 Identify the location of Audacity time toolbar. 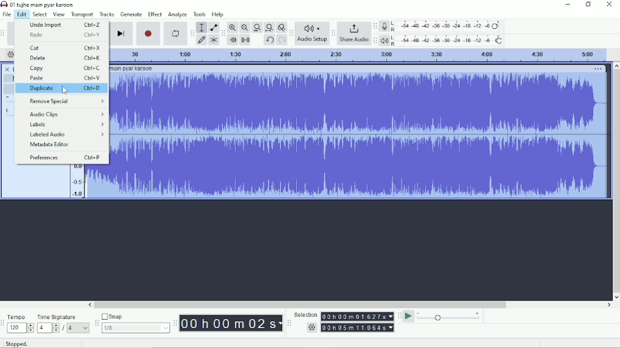
(175, 322).